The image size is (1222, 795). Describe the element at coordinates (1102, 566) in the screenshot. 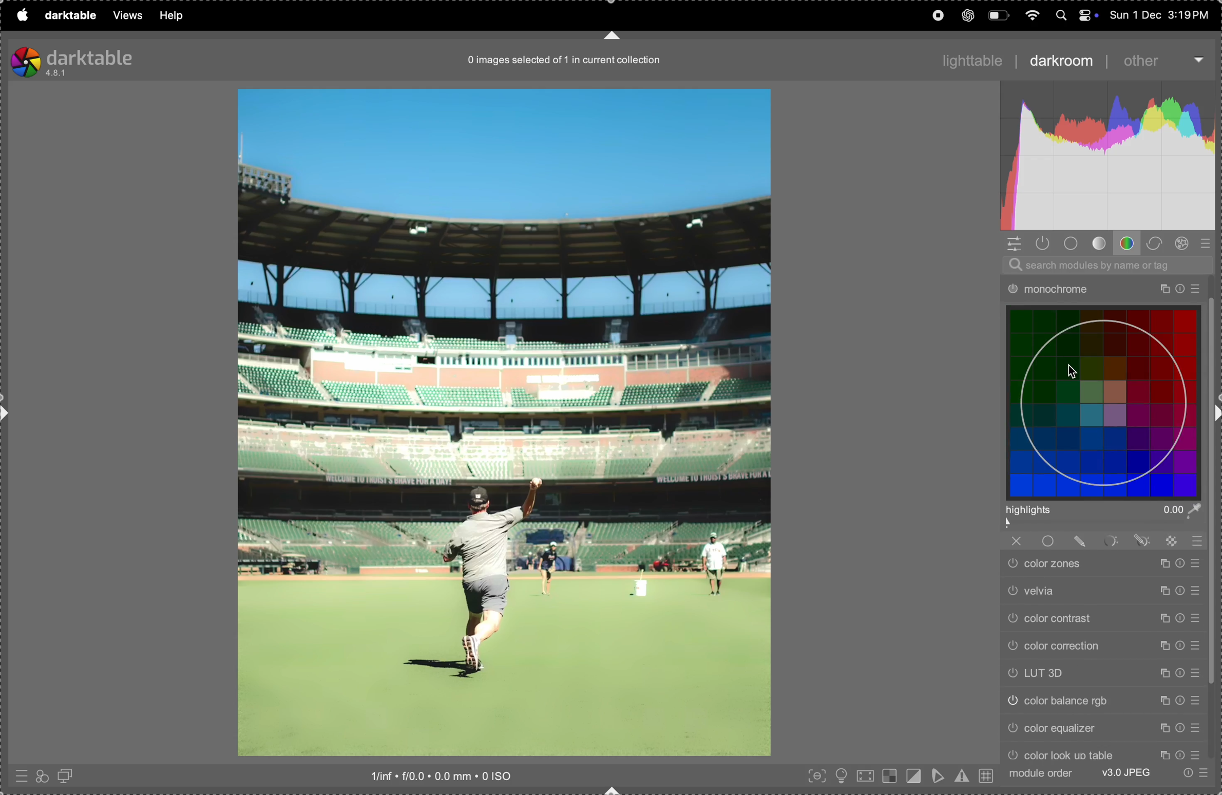

I see `color zones` at that location.